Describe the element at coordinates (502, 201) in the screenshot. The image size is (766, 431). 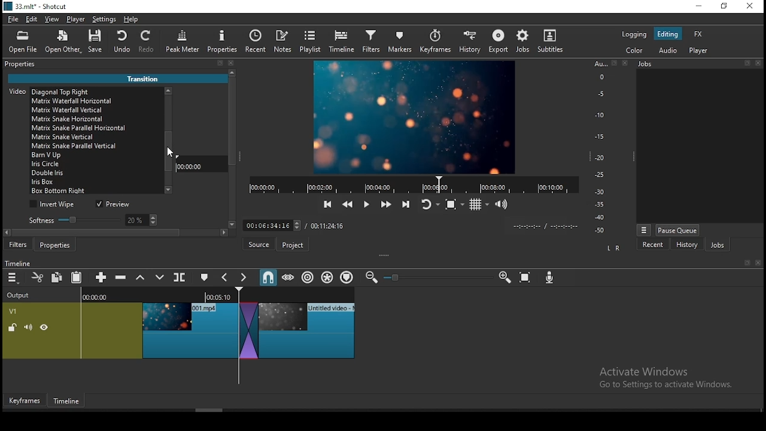
I see `show video volume control` at that location.